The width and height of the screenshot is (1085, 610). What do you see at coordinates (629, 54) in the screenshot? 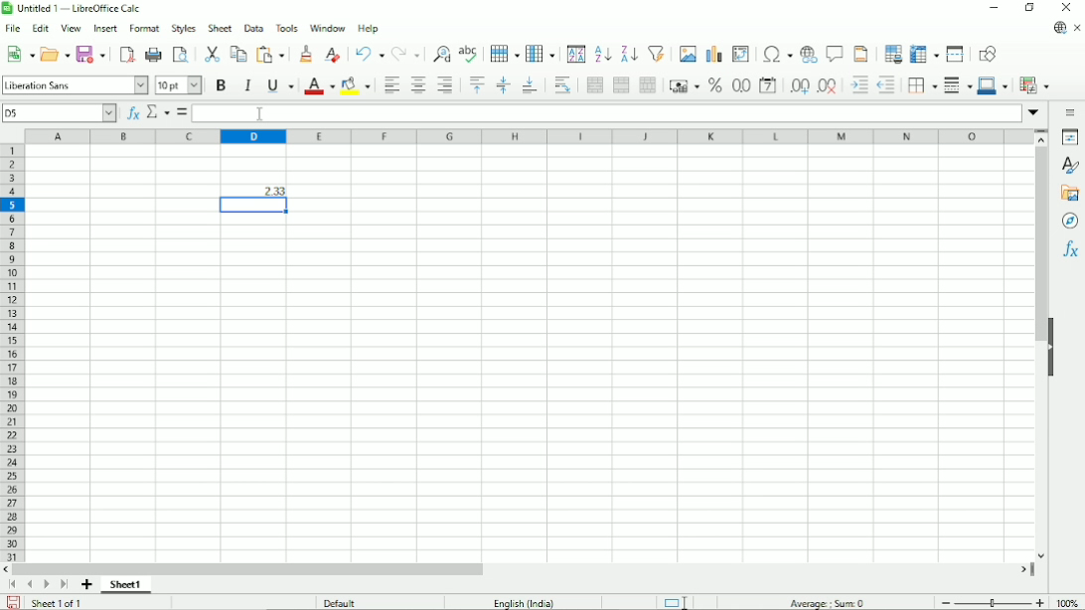
I see `Sort descending` at bounding box center [629, 54].